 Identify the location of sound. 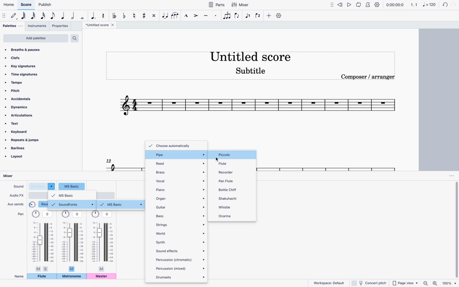
(18, 186).